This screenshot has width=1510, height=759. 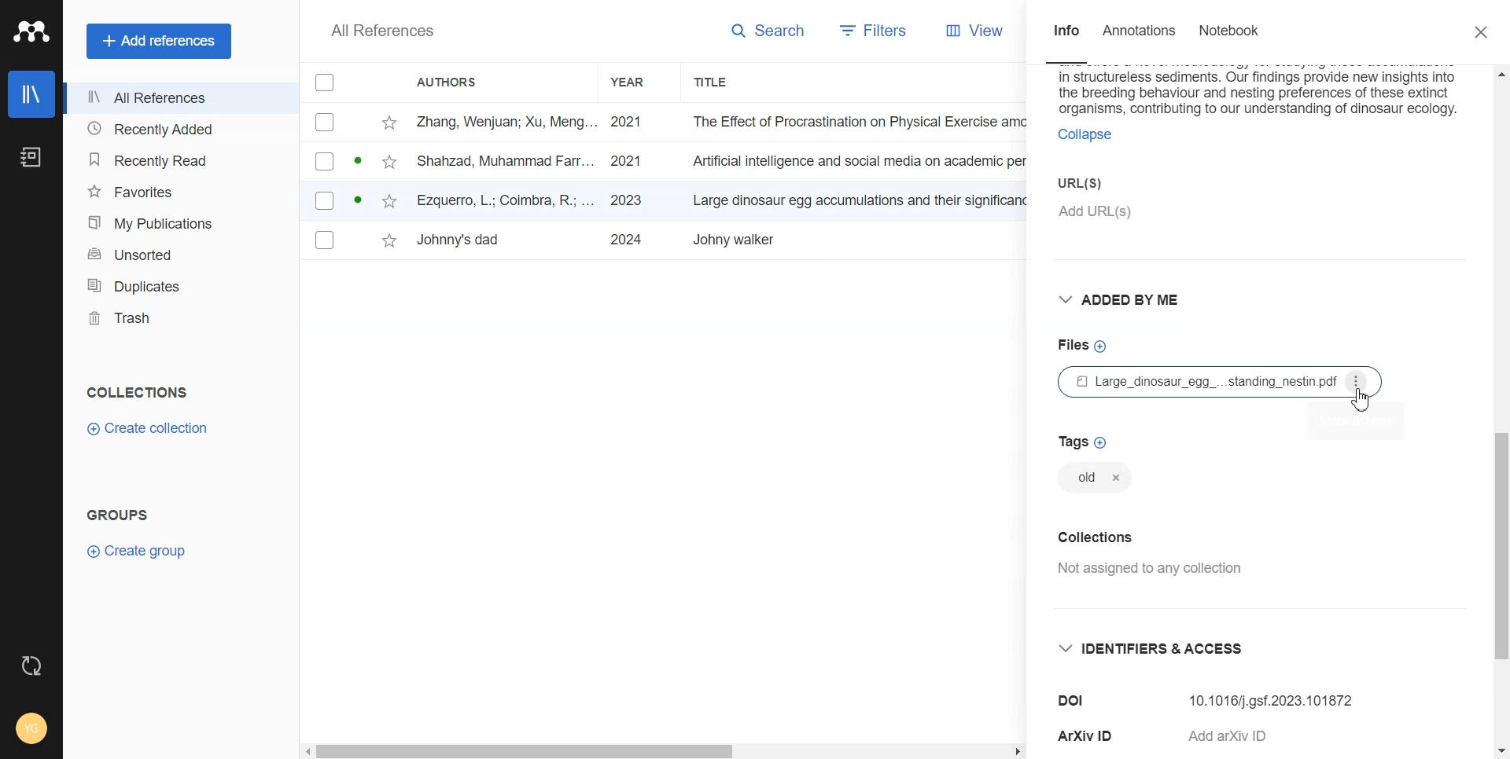 What do you see at coordinates (1499, 750) in the screenshot?
I see `Scroll down` at bounding box center [1499, 750].